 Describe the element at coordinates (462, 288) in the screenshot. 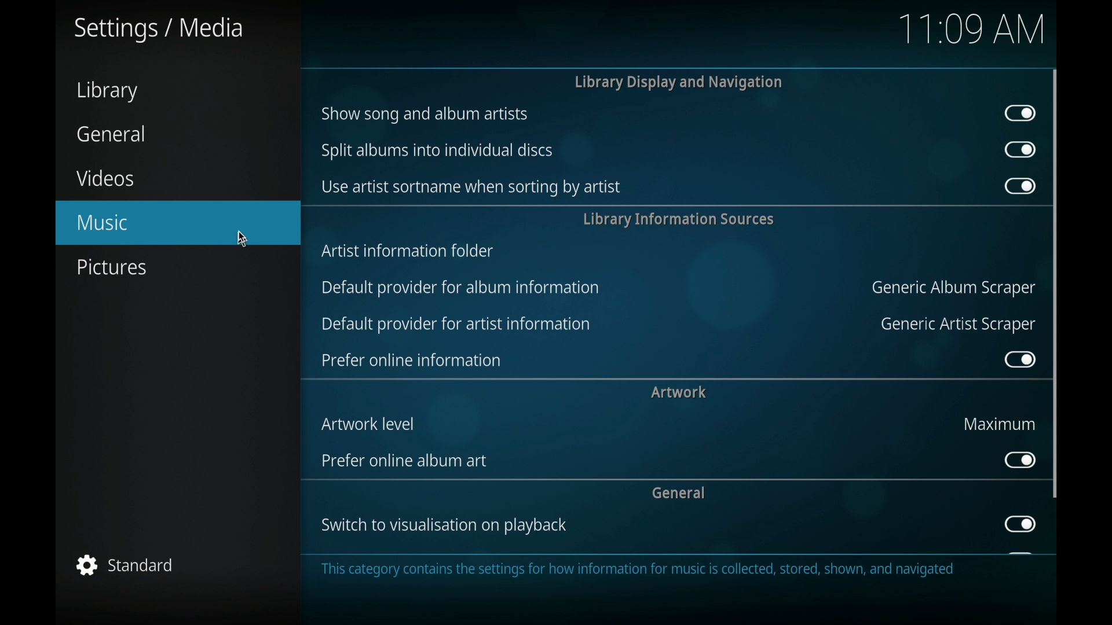

I see `default provider for album information` at that location.